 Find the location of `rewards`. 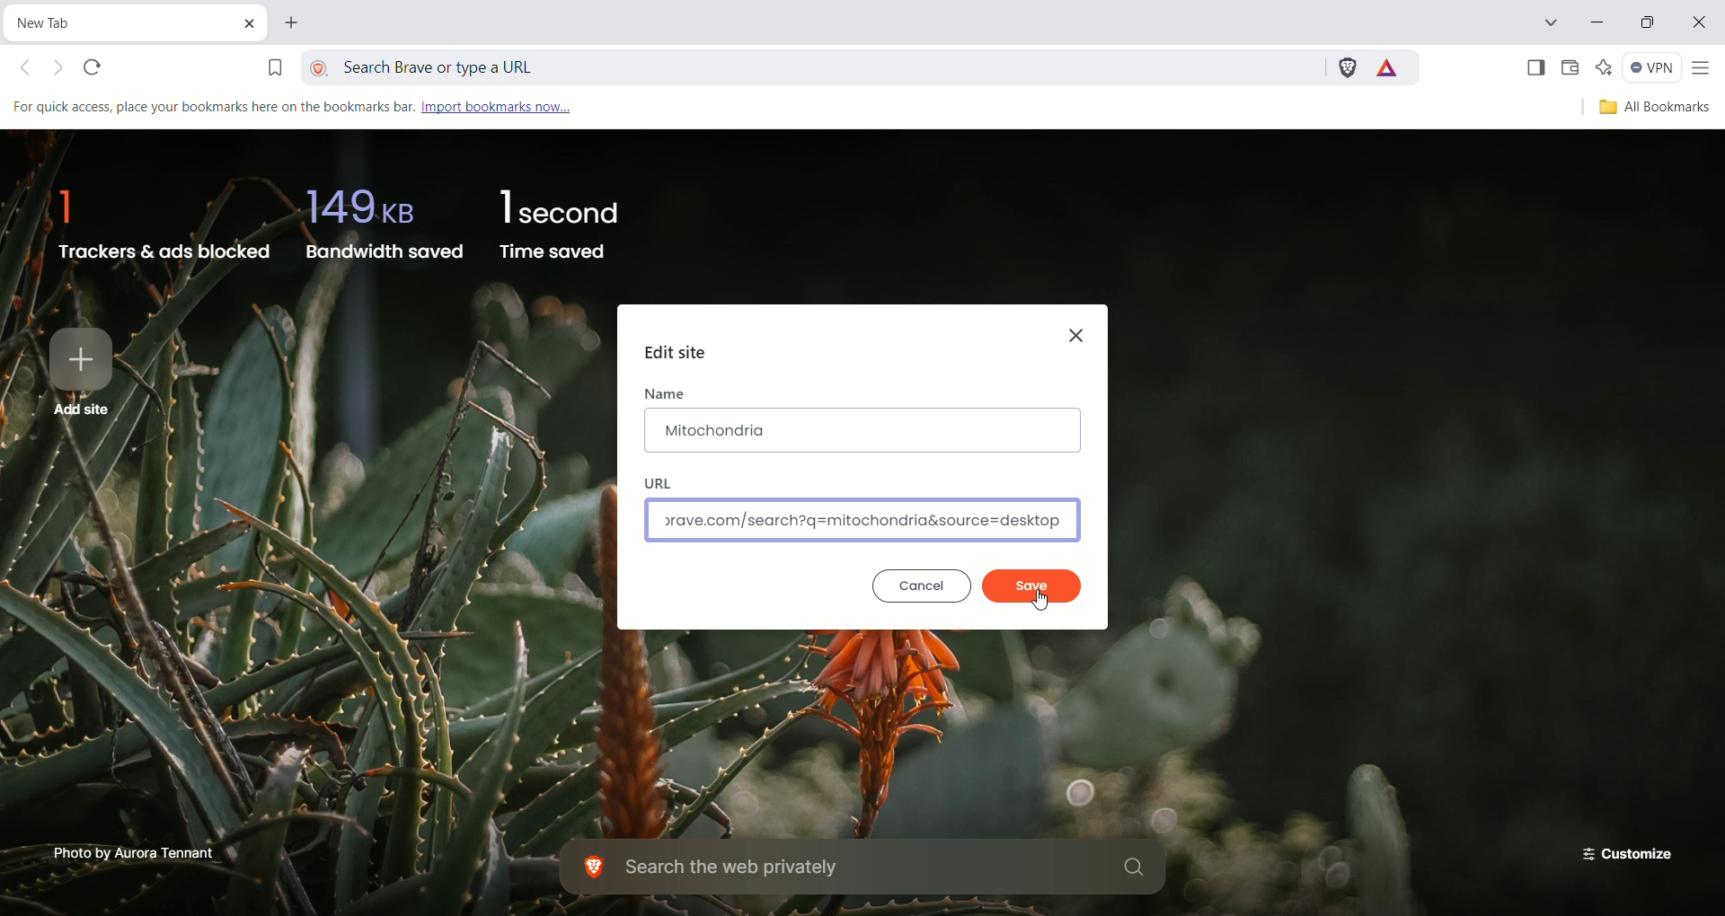

rewards is located at coordinates (1389, 68).